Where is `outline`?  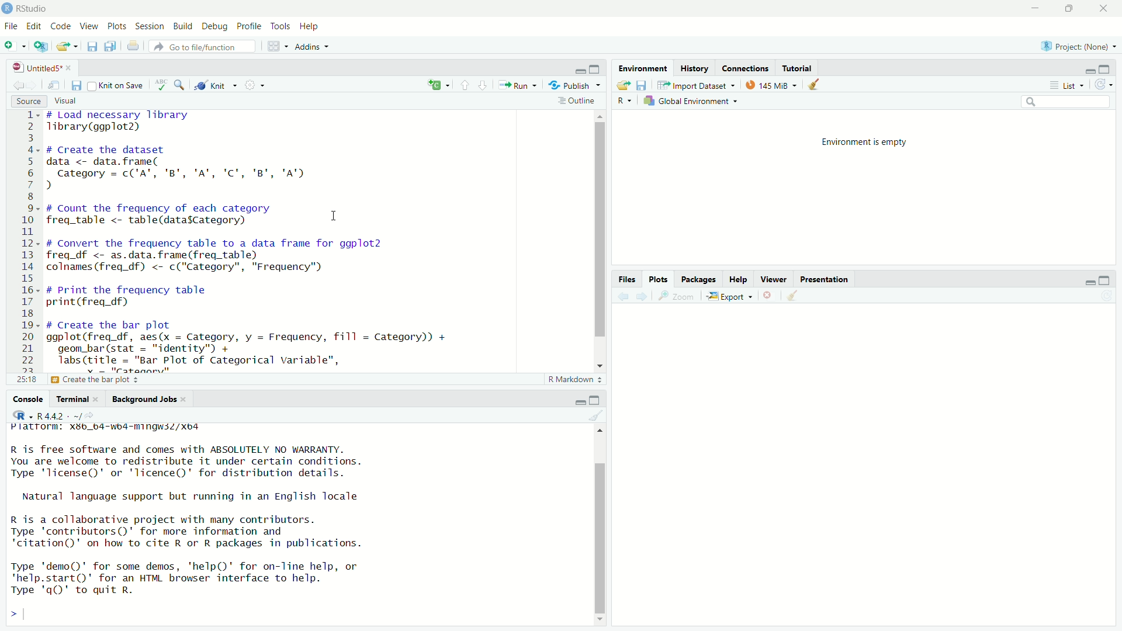 outline is located at coordinates (577, 100).